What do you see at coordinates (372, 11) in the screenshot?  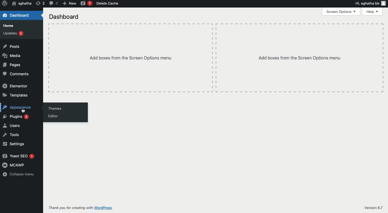 I see `Help` at bounding box center [372, 11].